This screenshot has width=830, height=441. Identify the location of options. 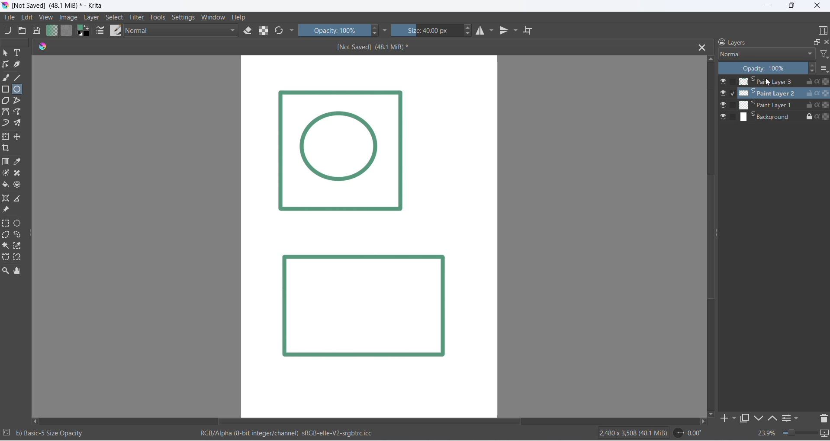
(785, 418).